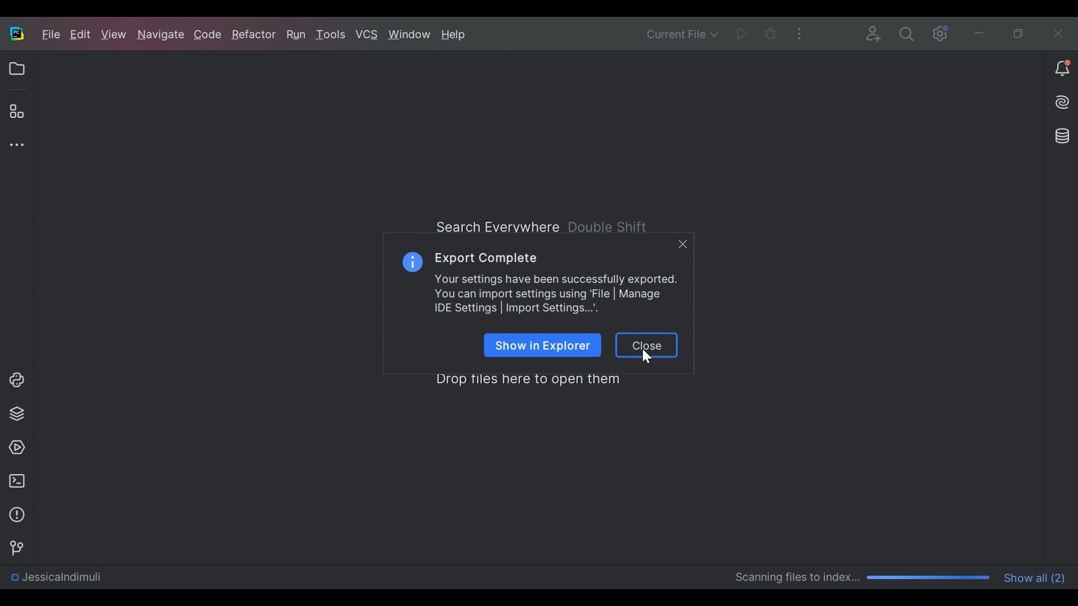 The height and width of the screenshot is (606, 1078). I want to click on Close, so click(683, 245).